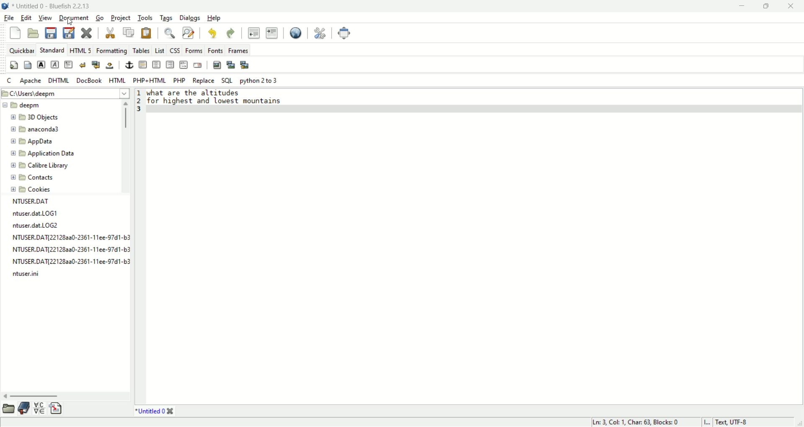  What do you see at coordinates (15, 65) in the screenshot?
I see `quickstart` at bounding box center [15, 65].